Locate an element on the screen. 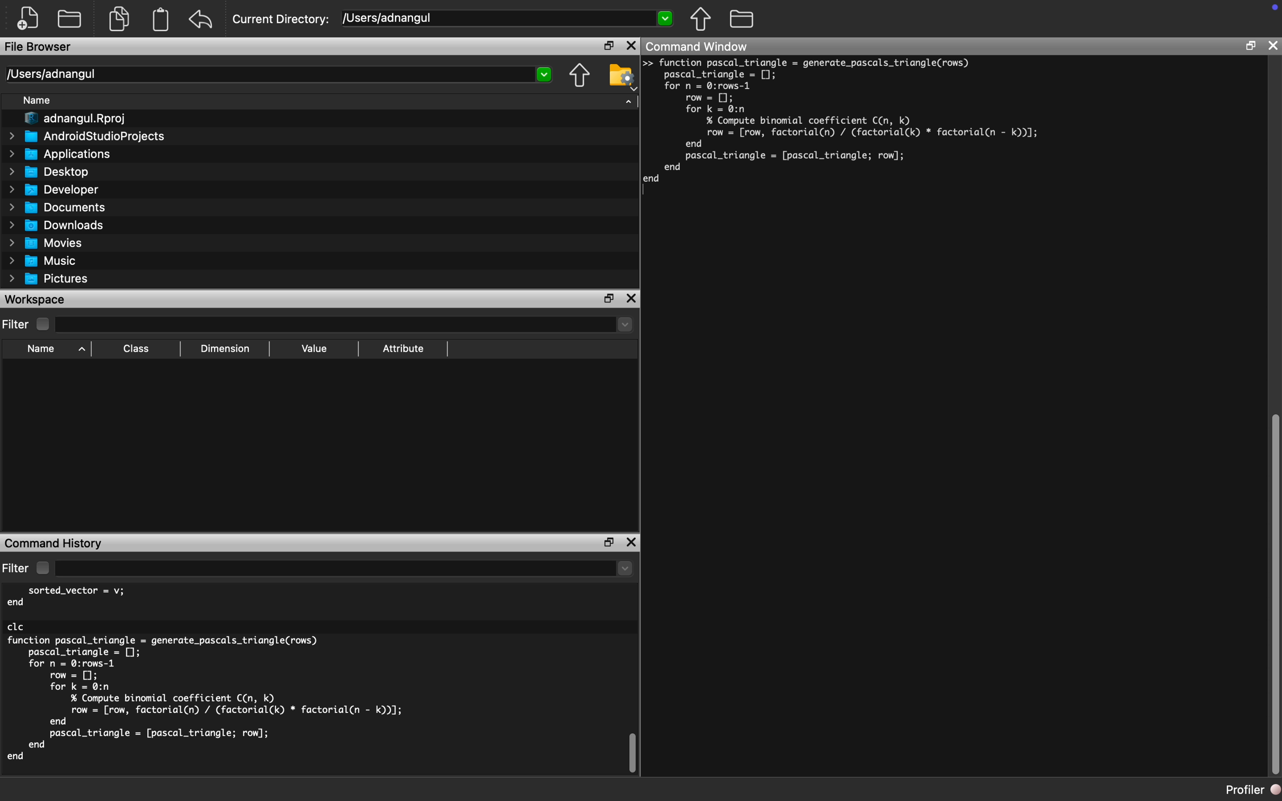 The width and height of the screenshot is (1282, 801). Workspace is located at coordinates (38, 299).